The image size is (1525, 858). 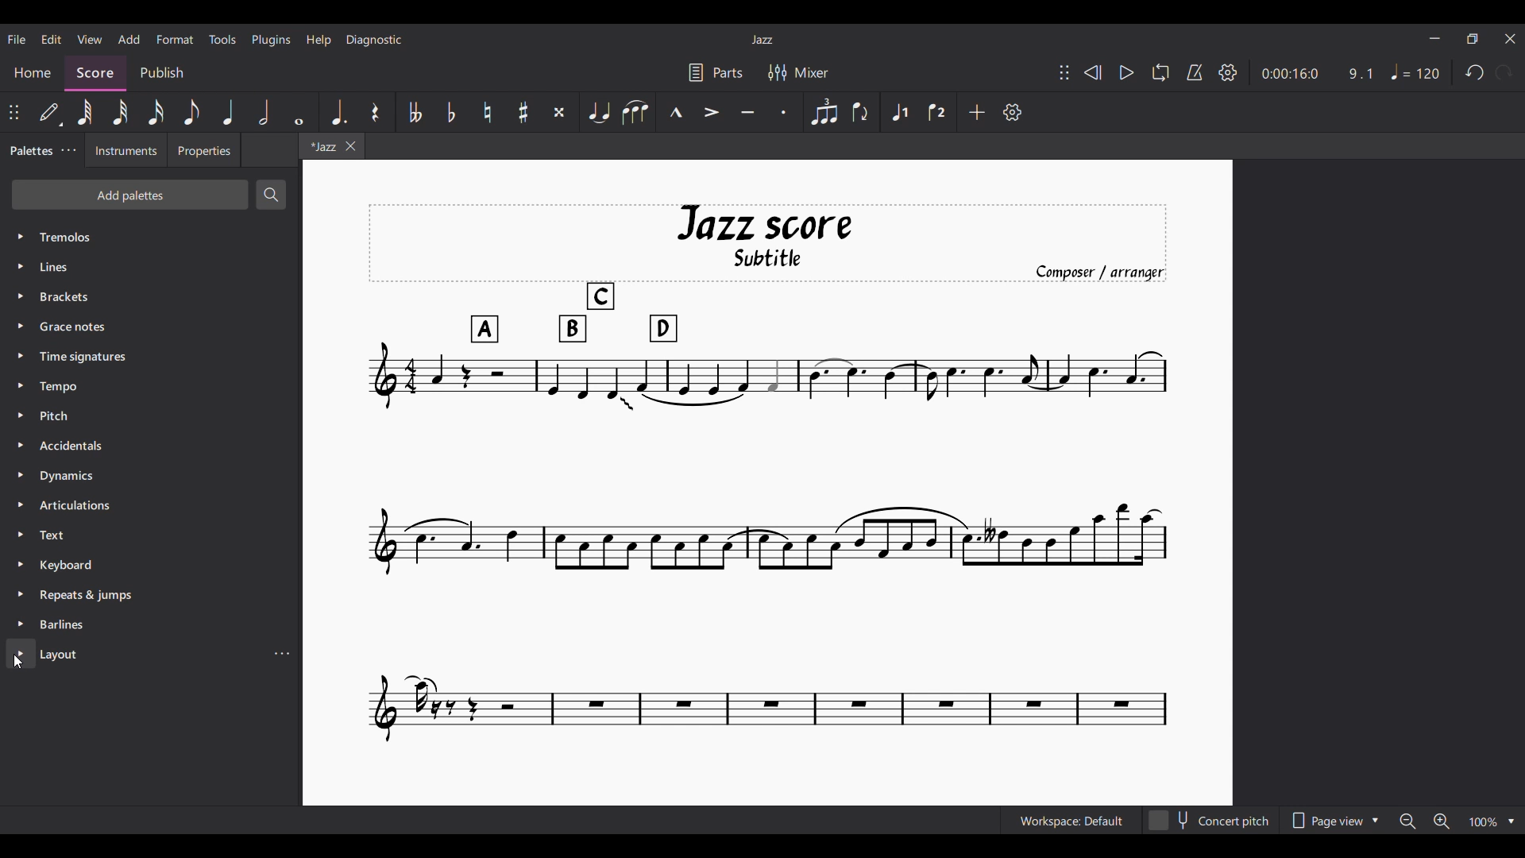 What do you see at coordinates (1504, 71) in the screenshot?
I see `Redo` at bounding box center [1504, 71].